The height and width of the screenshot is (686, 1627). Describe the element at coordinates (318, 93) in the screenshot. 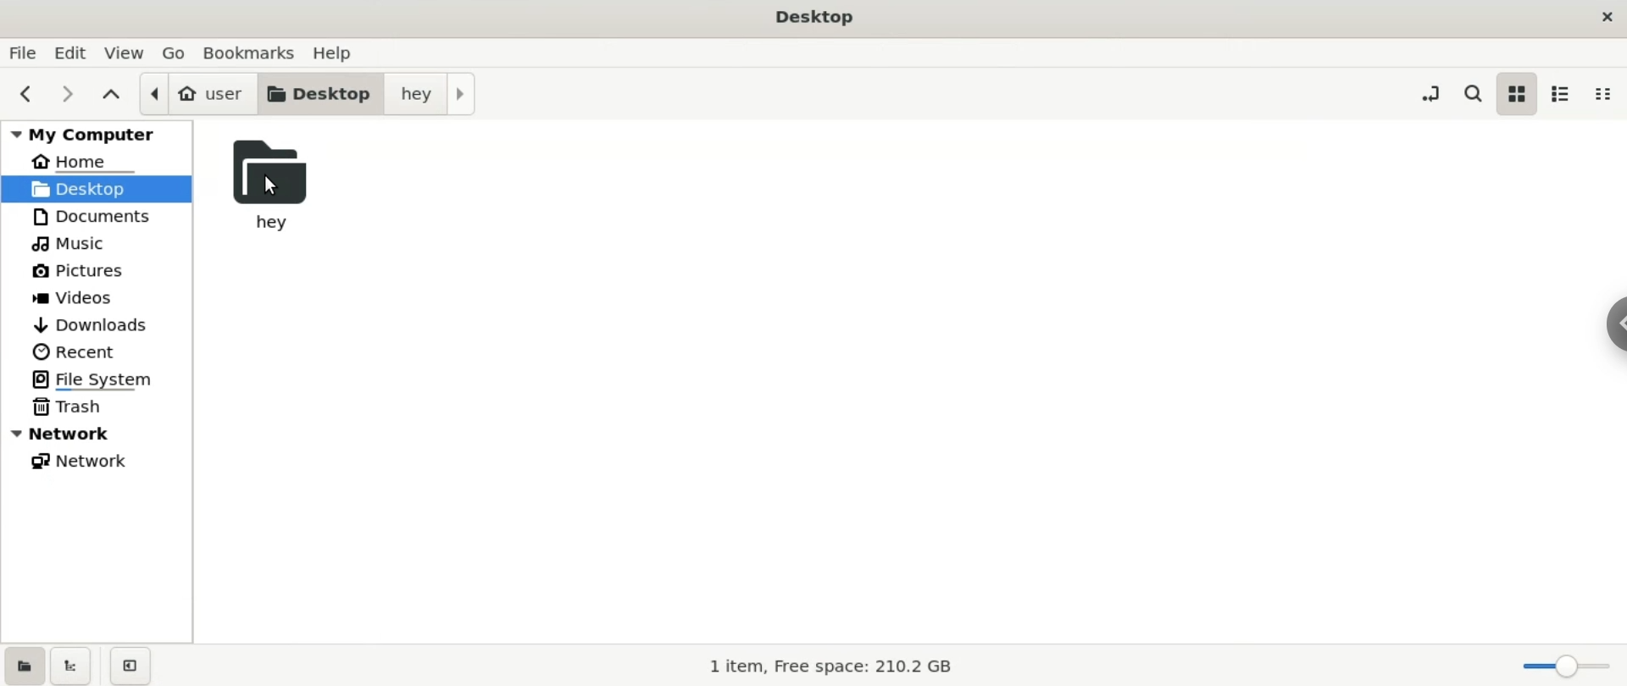

I see `desktopm` at that location.